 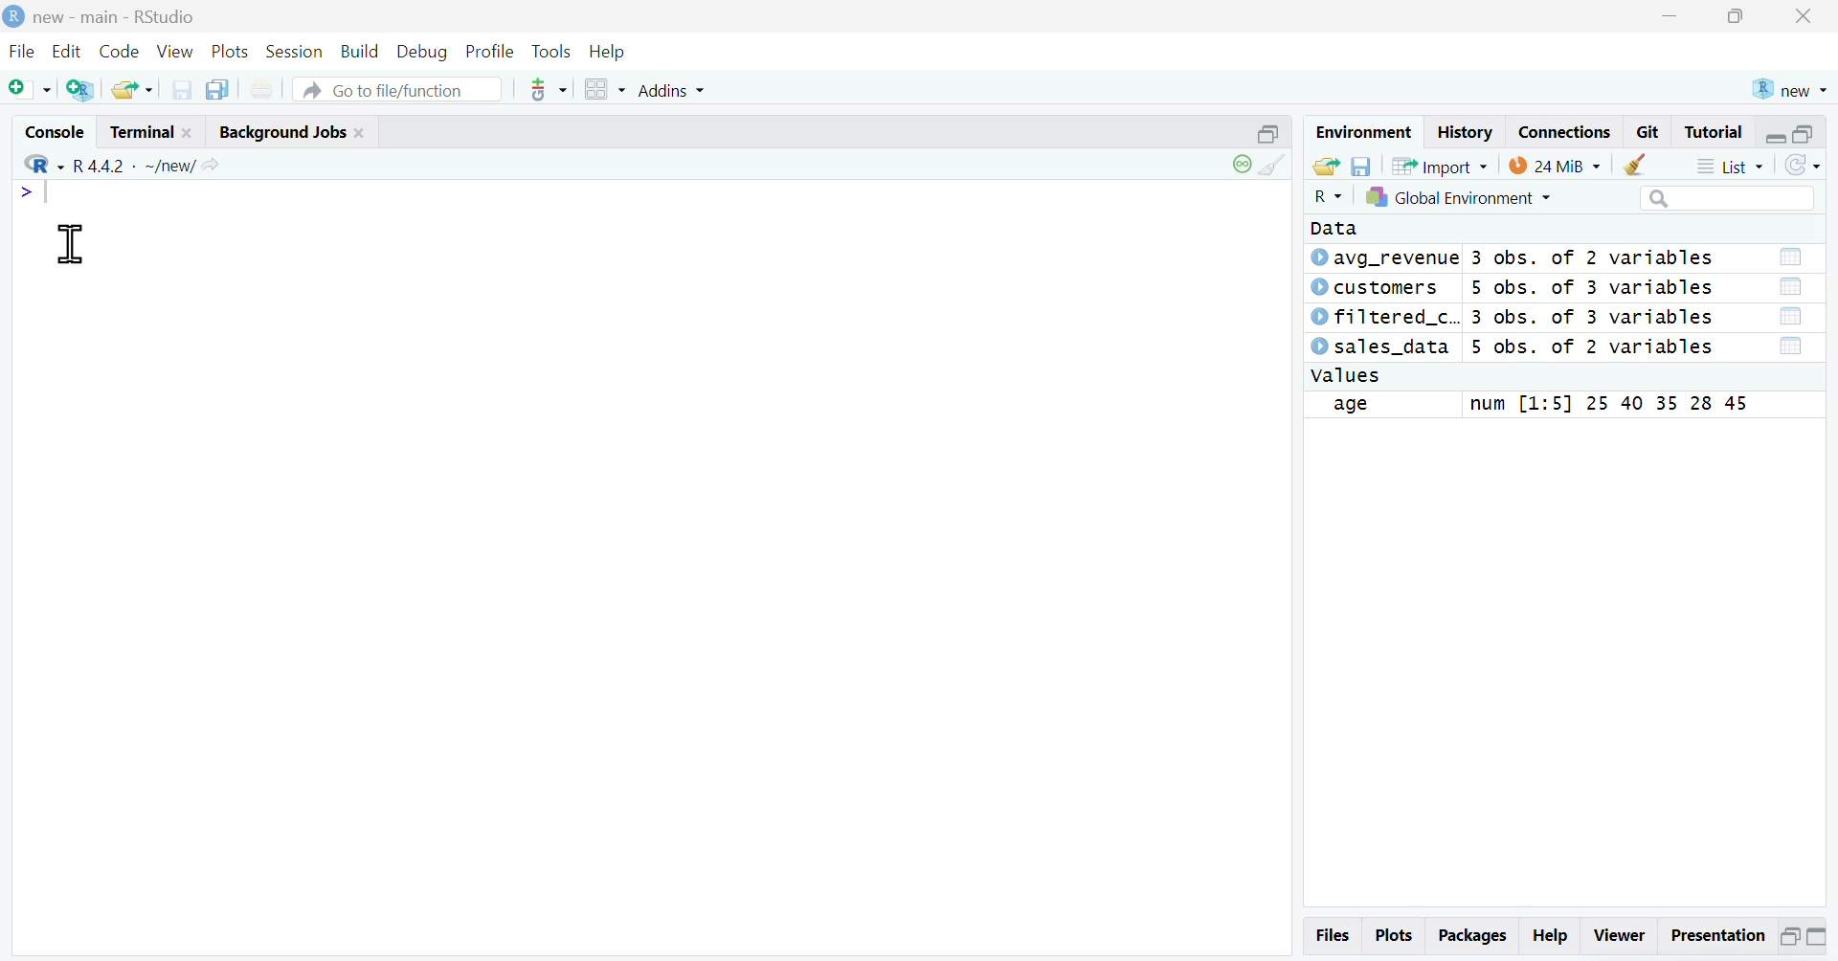 What do you see at coordinates (601, 90) in the screenshot?
I see `Workspace panes` at bounding box center [601, 90].